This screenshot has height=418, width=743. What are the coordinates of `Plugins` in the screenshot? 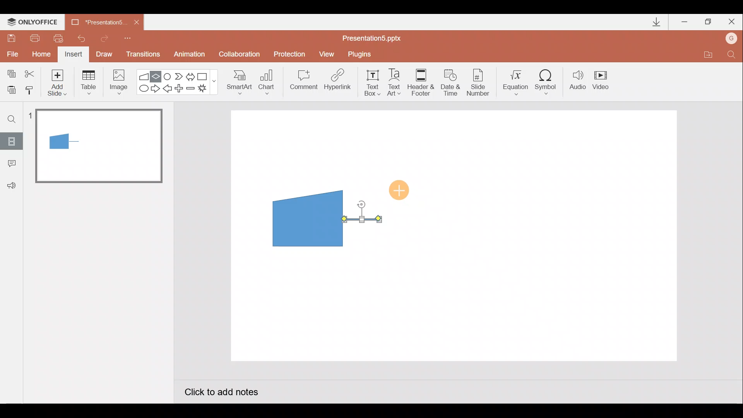 It's located at (361, 54).